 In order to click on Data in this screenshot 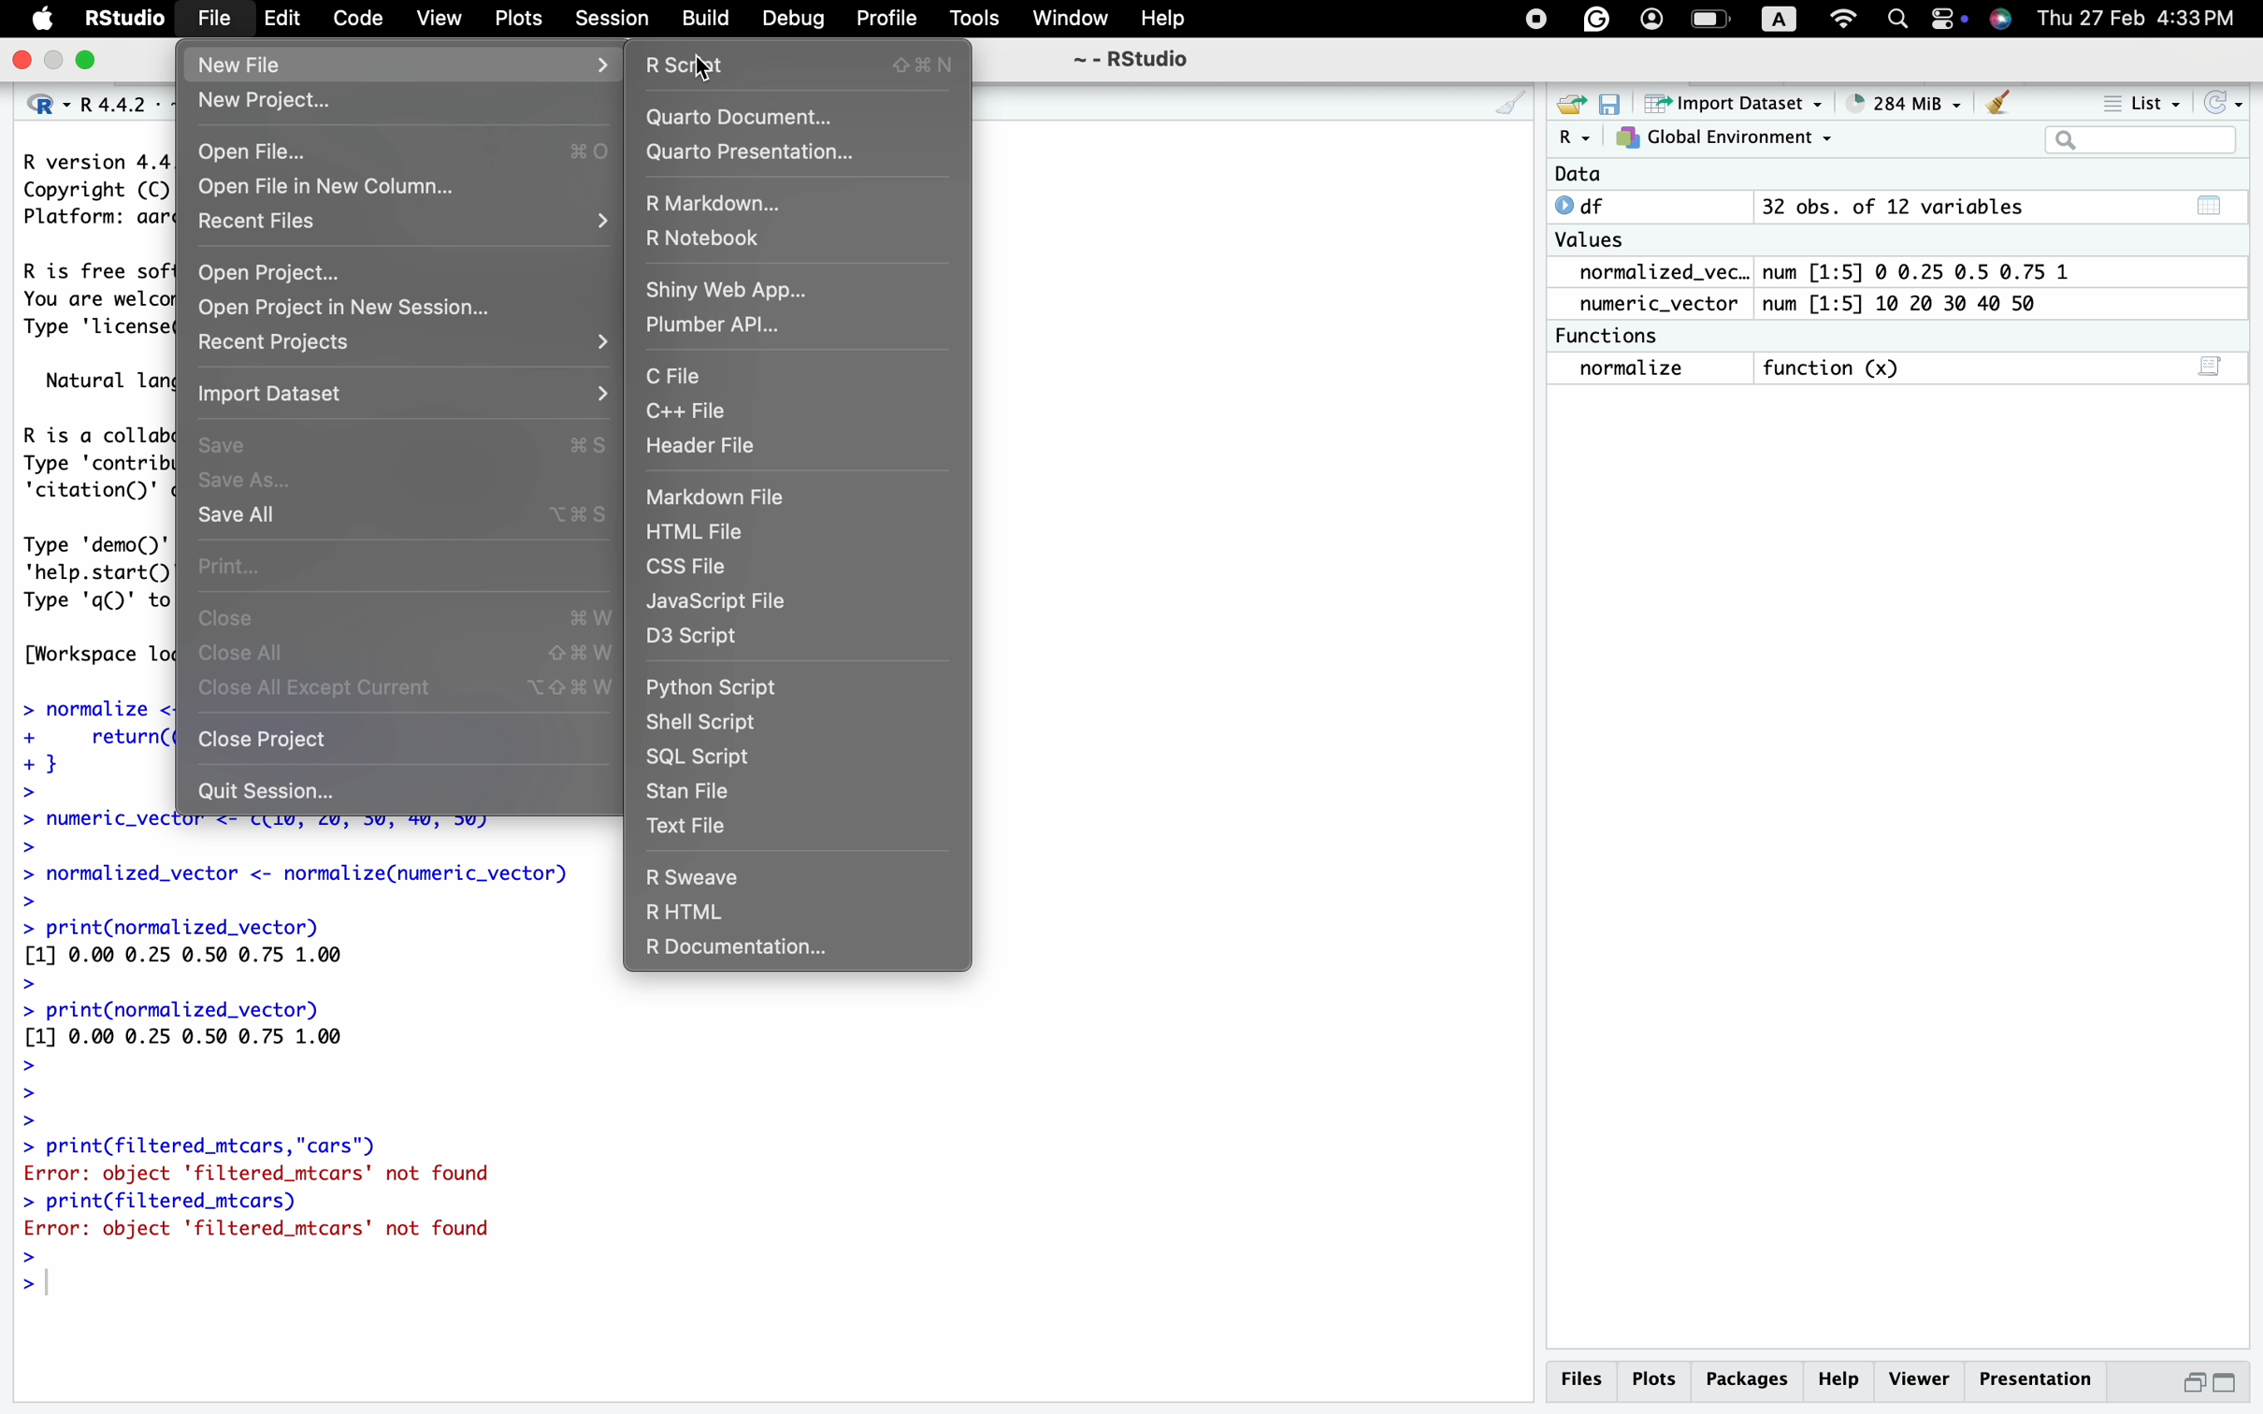, I will do `click(1578, 175)`.